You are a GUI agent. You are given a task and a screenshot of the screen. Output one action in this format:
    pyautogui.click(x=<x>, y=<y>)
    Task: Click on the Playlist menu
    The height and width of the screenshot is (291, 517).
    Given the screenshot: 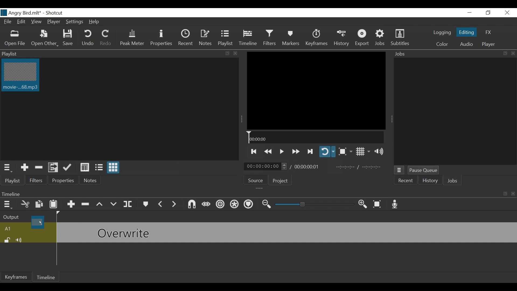 What is the action you would take?
    pyautogui.click(x=12, y=180)
    